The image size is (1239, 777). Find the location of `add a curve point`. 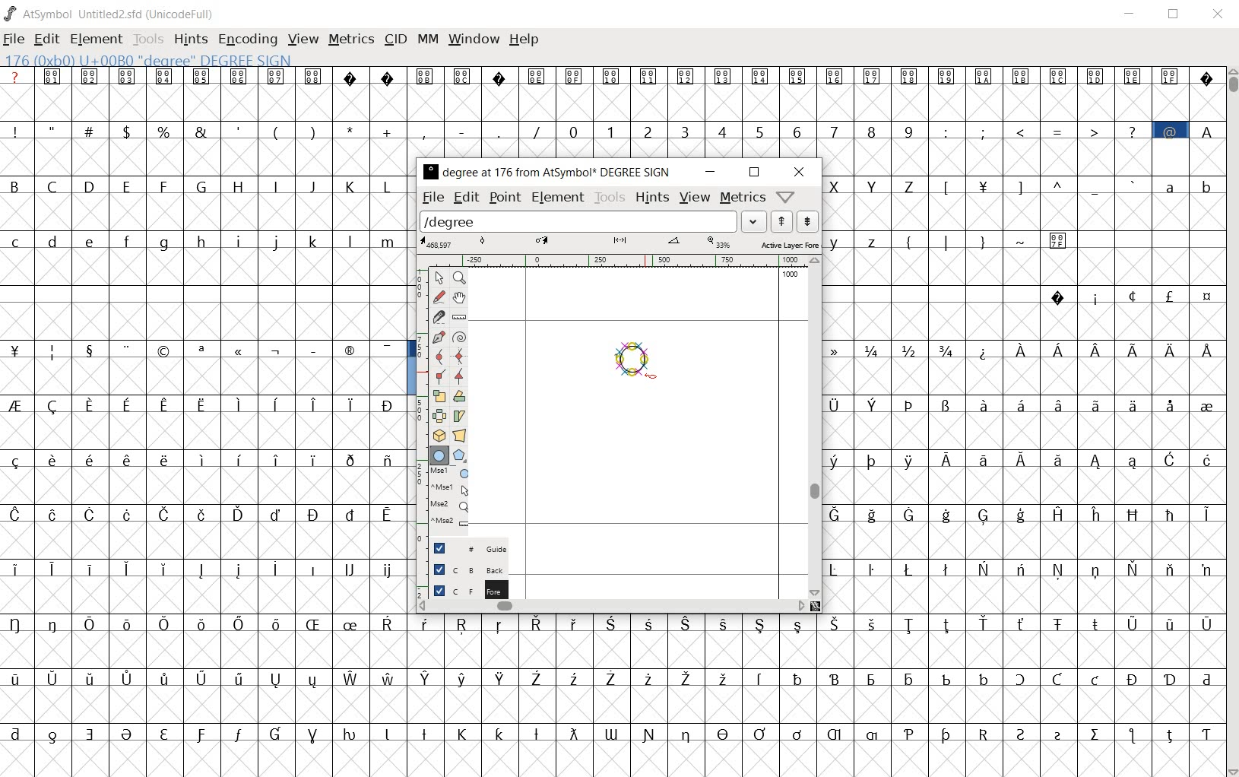

add a curve point is located at coordinates (439, 357).